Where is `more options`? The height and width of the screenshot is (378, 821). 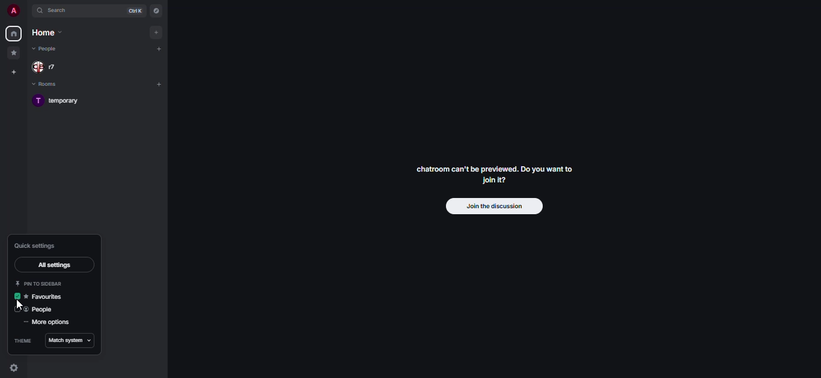 more options is located at coordinates (49, 323).